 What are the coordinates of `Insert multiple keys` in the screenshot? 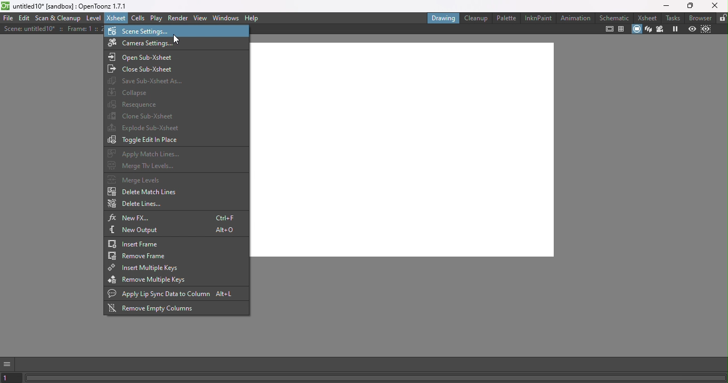 It's located at (145, 268).